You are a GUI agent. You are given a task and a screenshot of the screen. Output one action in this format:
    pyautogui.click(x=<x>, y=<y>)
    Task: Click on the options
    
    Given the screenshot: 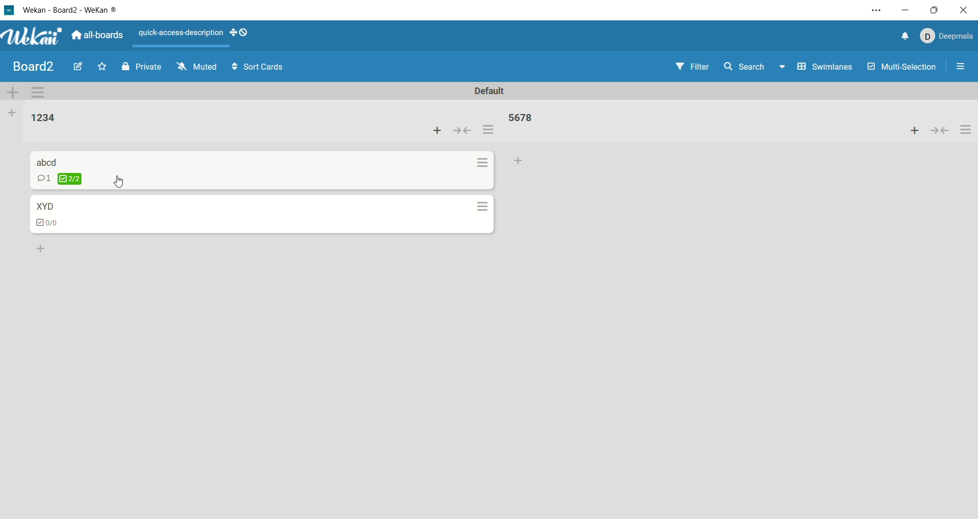 What is the action you would take?
    pyautogui.click(x=483, y=205)
    